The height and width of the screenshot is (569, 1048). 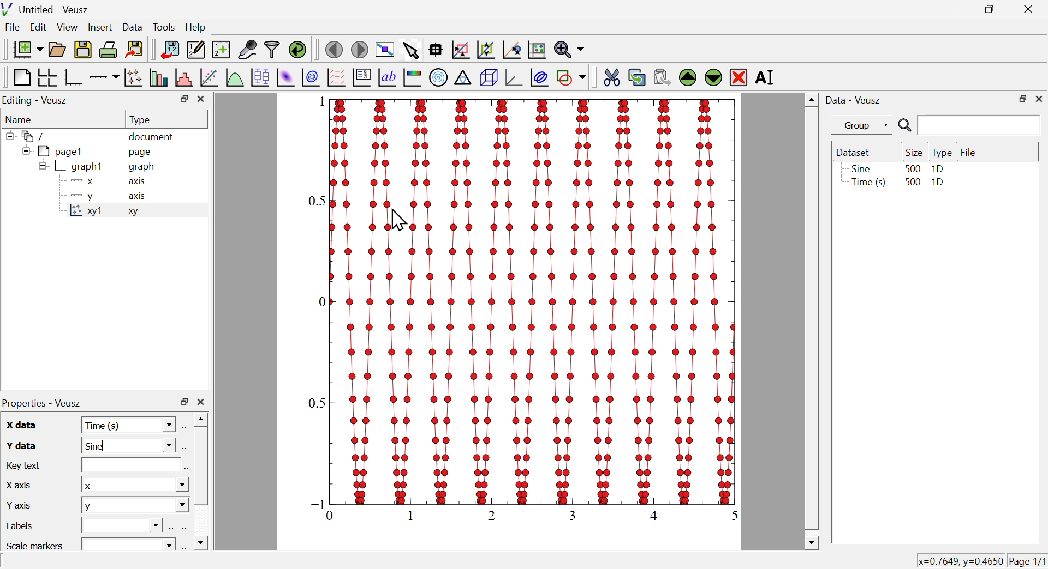 What do you see at coordinates (866, 183) in the screenshot?
I see `time(s)` at bounding box center [866, 183].